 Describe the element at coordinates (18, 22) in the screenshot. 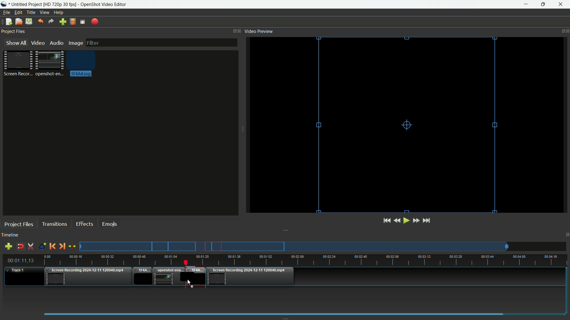

I see `Open file` at that location.